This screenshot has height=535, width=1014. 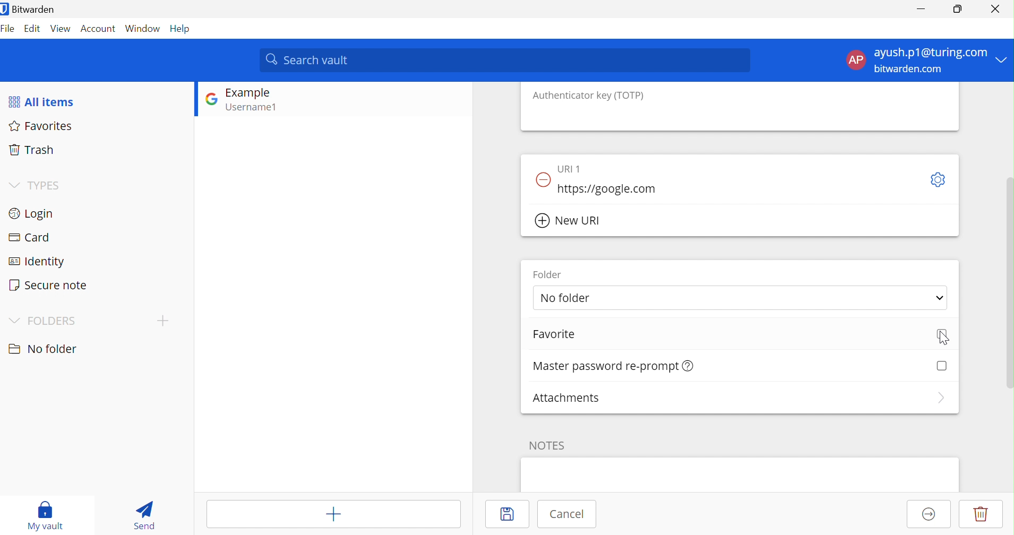 I want to click on Secure note, so click(x=49, y=284).